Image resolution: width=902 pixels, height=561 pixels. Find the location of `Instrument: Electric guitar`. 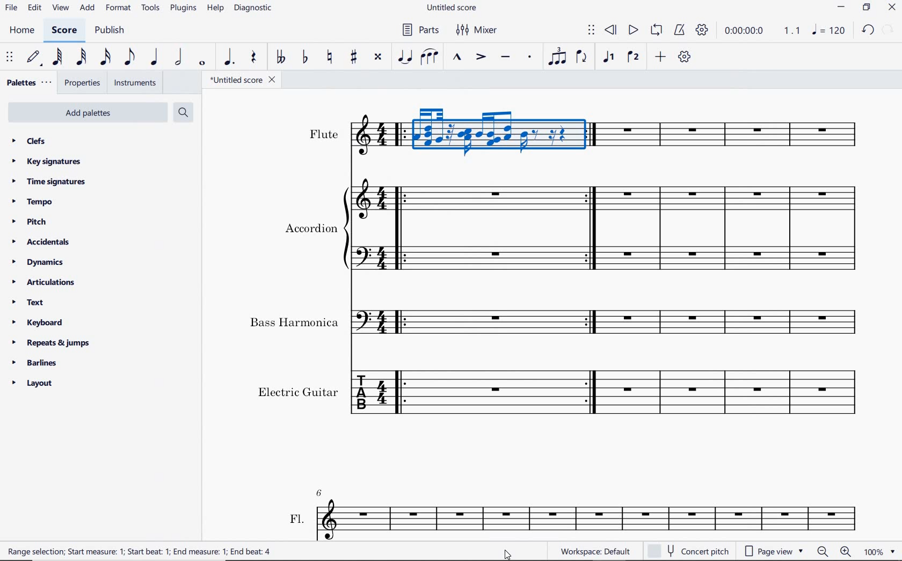

Instrument: Electric guitar is located at coordinates (562, 392).